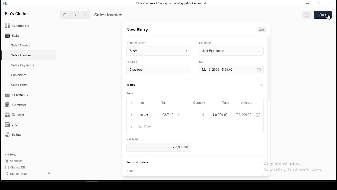  Describe the element at coordinates (207, 42) in the screenshot. I see `customer` at that location.